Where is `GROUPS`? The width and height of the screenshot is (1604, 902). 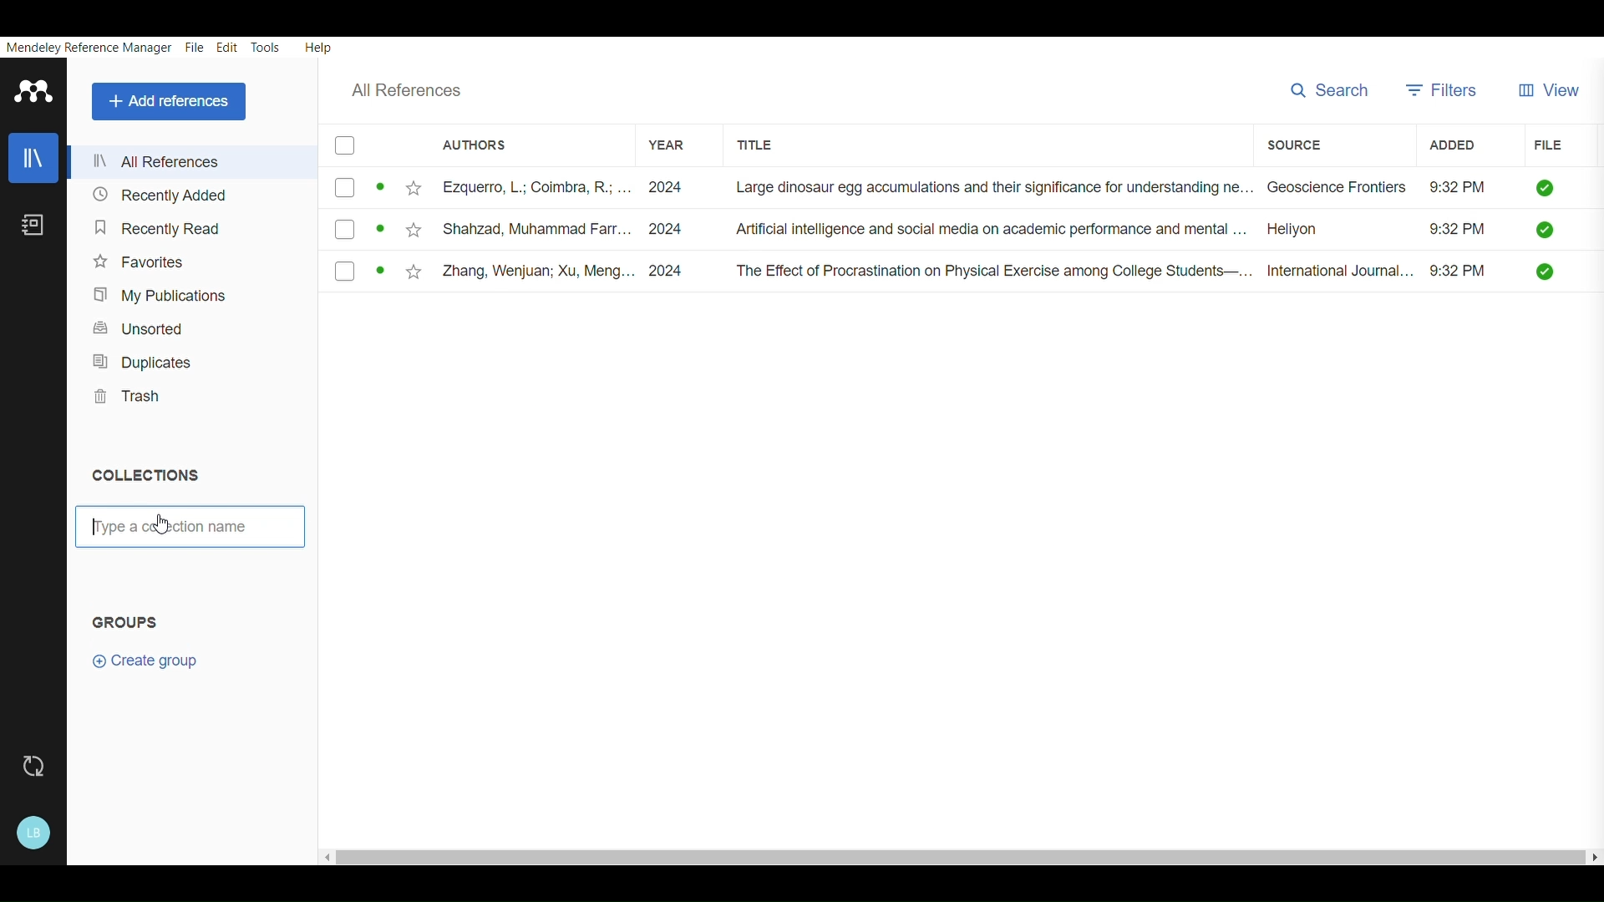 GROUPS is located at coordinates (131, 620).